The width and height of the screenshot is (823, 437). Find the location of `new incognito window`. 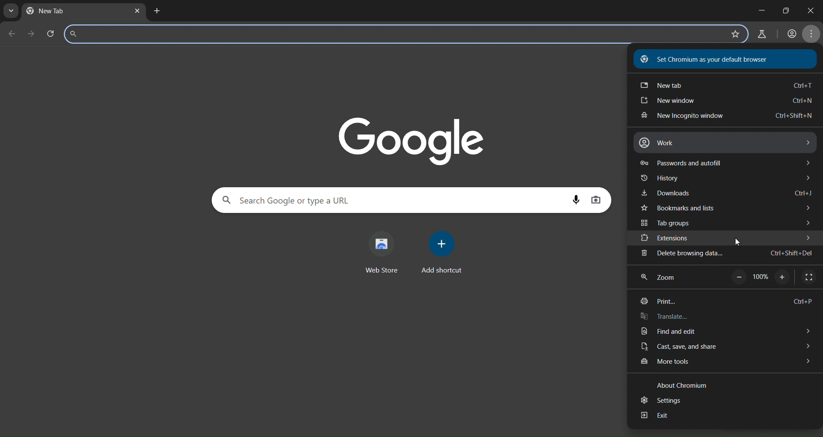

new incognito window is located at coordinates (726, 115).